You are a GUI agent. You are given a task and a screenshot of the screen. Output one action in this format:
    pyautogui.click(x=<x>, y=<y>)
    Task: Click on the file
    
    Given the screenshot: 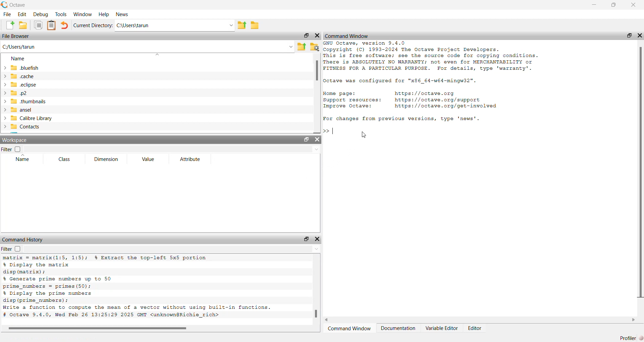 What is the action you would take?
    pyautogui.click(x=7, y=14)
    